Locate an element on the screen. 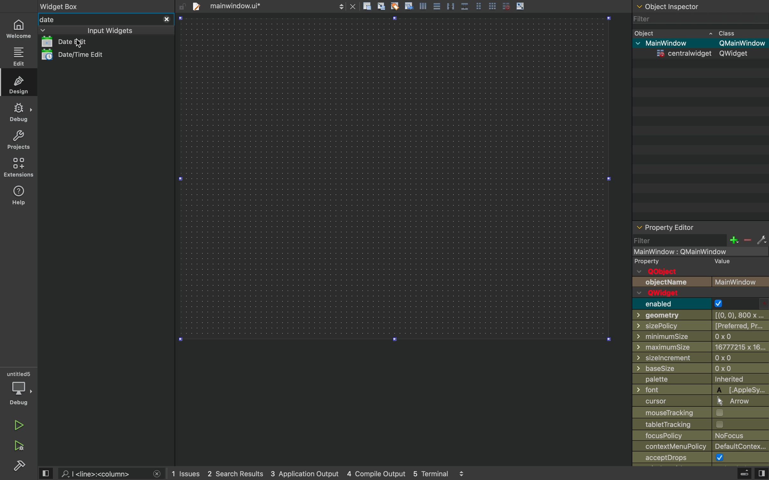 This screenshot has width=769, height=480. scale object is located at coordinates (521, 5).